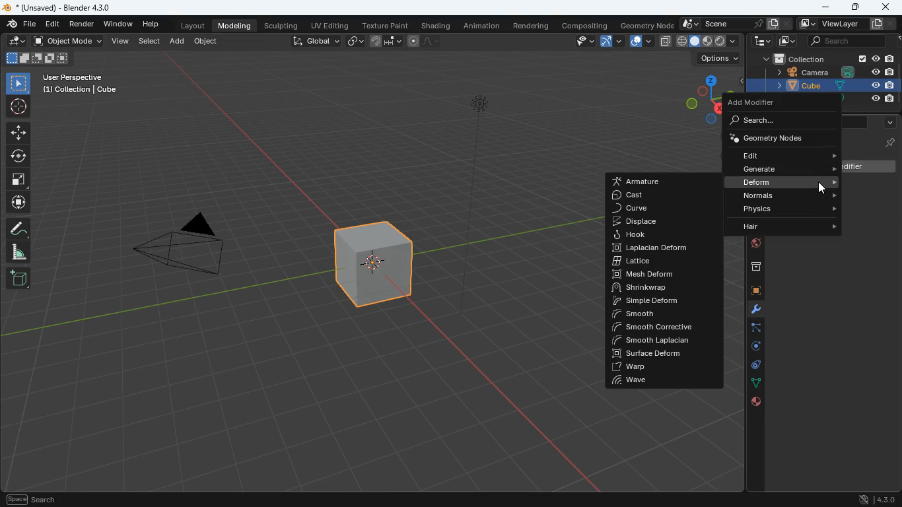  Describe the element at coordinates (611, 43) in the screenshot. I see `arc` at that location.